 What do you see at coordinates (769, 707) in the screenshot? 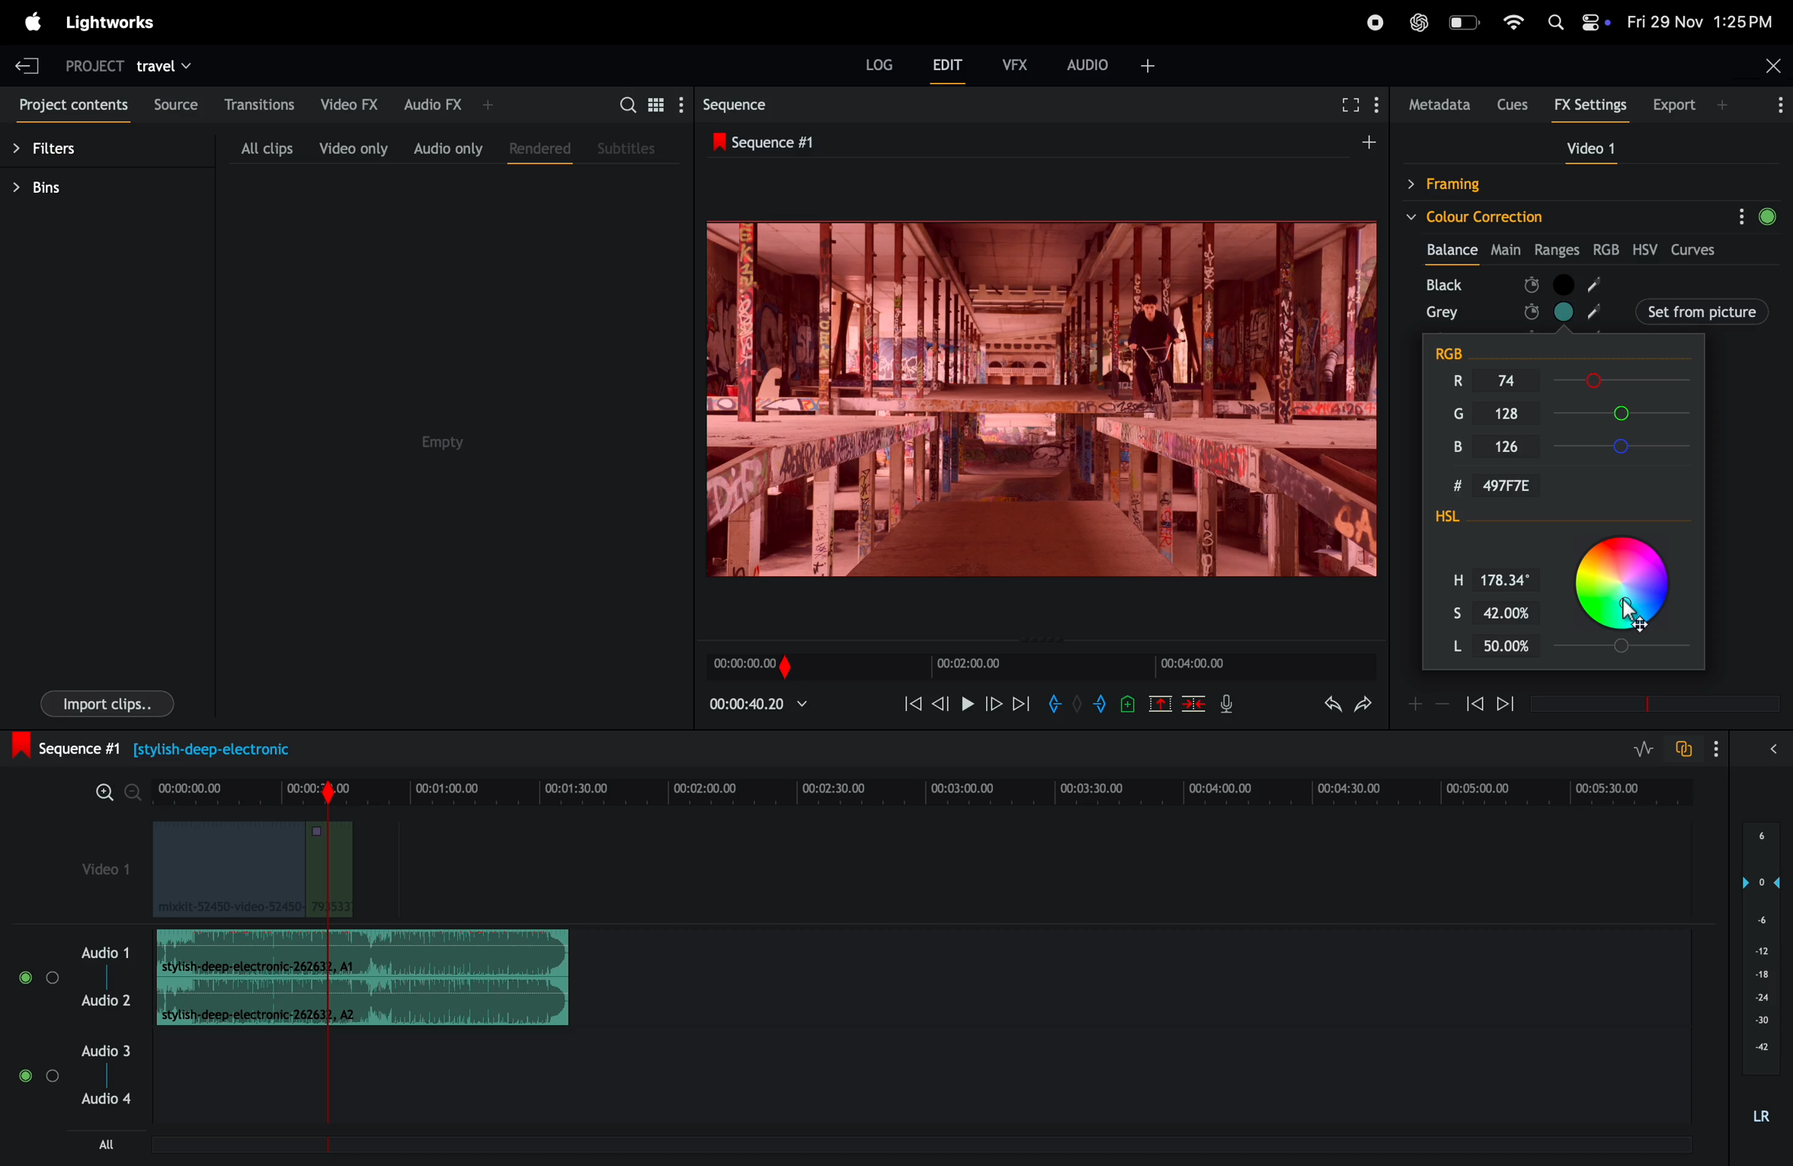
I see `playback time` at bounding box center [769, 707].